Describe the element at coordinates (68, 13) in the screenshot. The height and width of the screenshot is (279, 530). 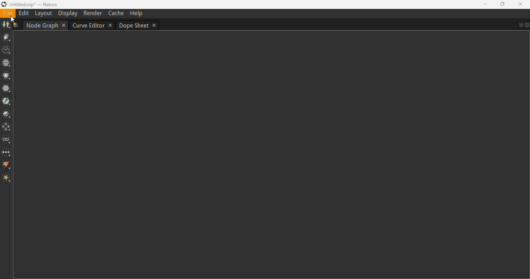
I see `display` at that location.